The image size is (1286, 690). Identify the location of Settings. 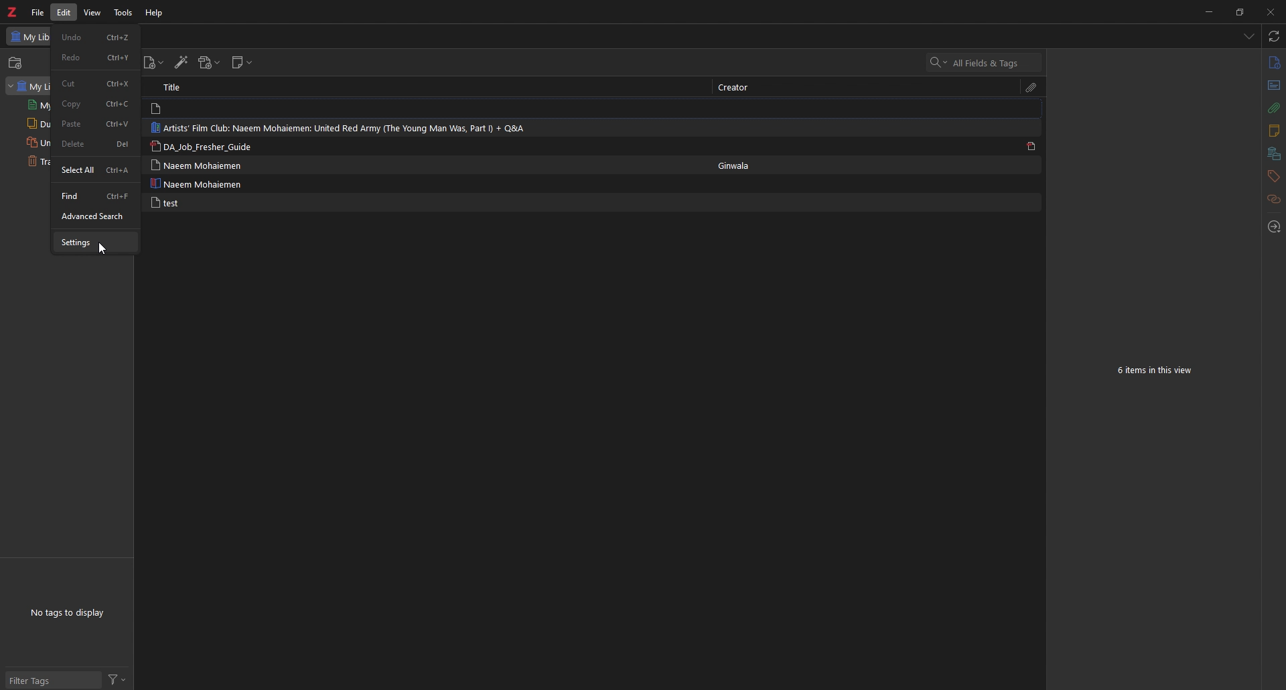
(74, 242).